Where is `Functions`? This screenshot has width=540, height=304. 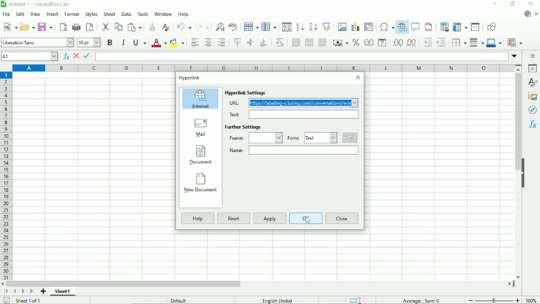
Functions is located at coordinates (533, 124).